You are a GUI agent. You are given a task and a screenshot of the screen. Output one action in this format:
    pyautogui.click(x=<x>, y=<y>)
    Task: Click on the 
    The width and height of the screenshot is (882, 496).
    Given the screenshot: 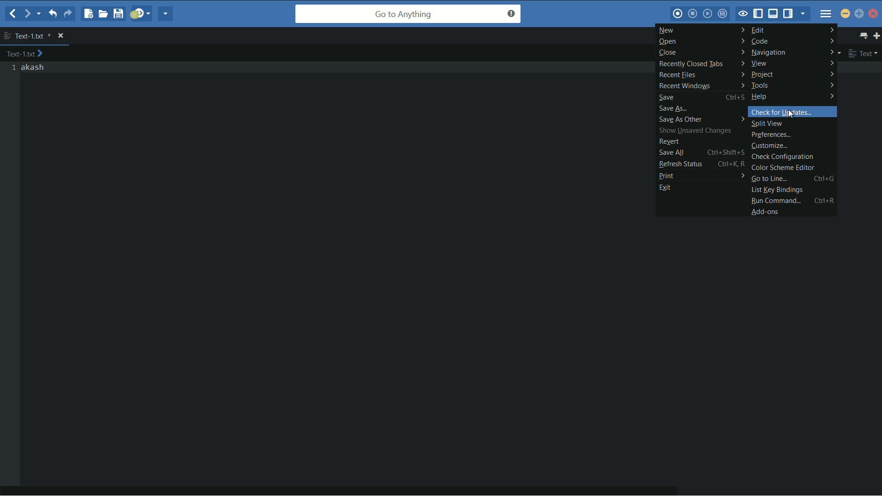 What is the action you would take?
    pyautogui.click(x=68, y=14)
    